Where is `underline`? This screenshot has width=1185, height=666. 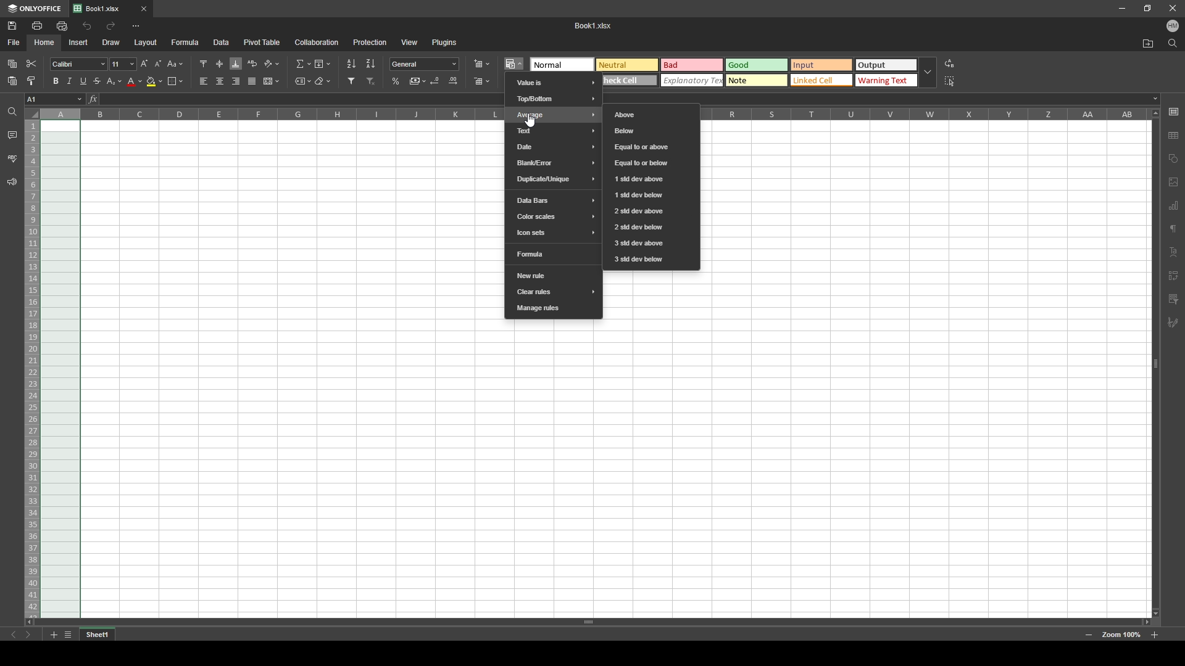 underline is located at coordinates (83, 81).